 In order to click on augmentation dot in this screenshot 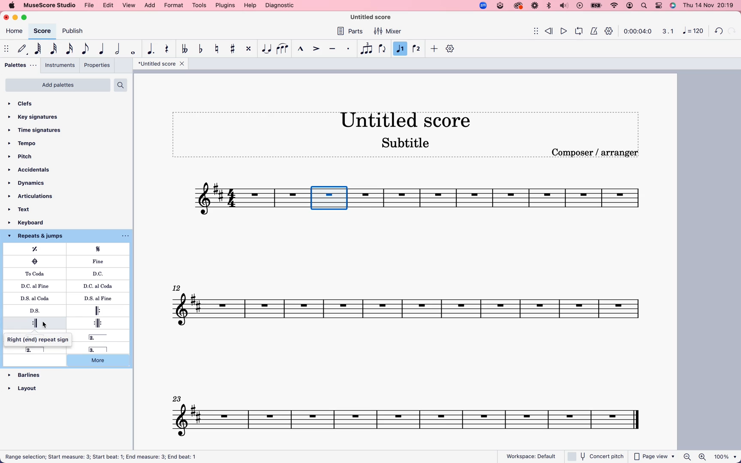, I will do `click(152, 48)`.